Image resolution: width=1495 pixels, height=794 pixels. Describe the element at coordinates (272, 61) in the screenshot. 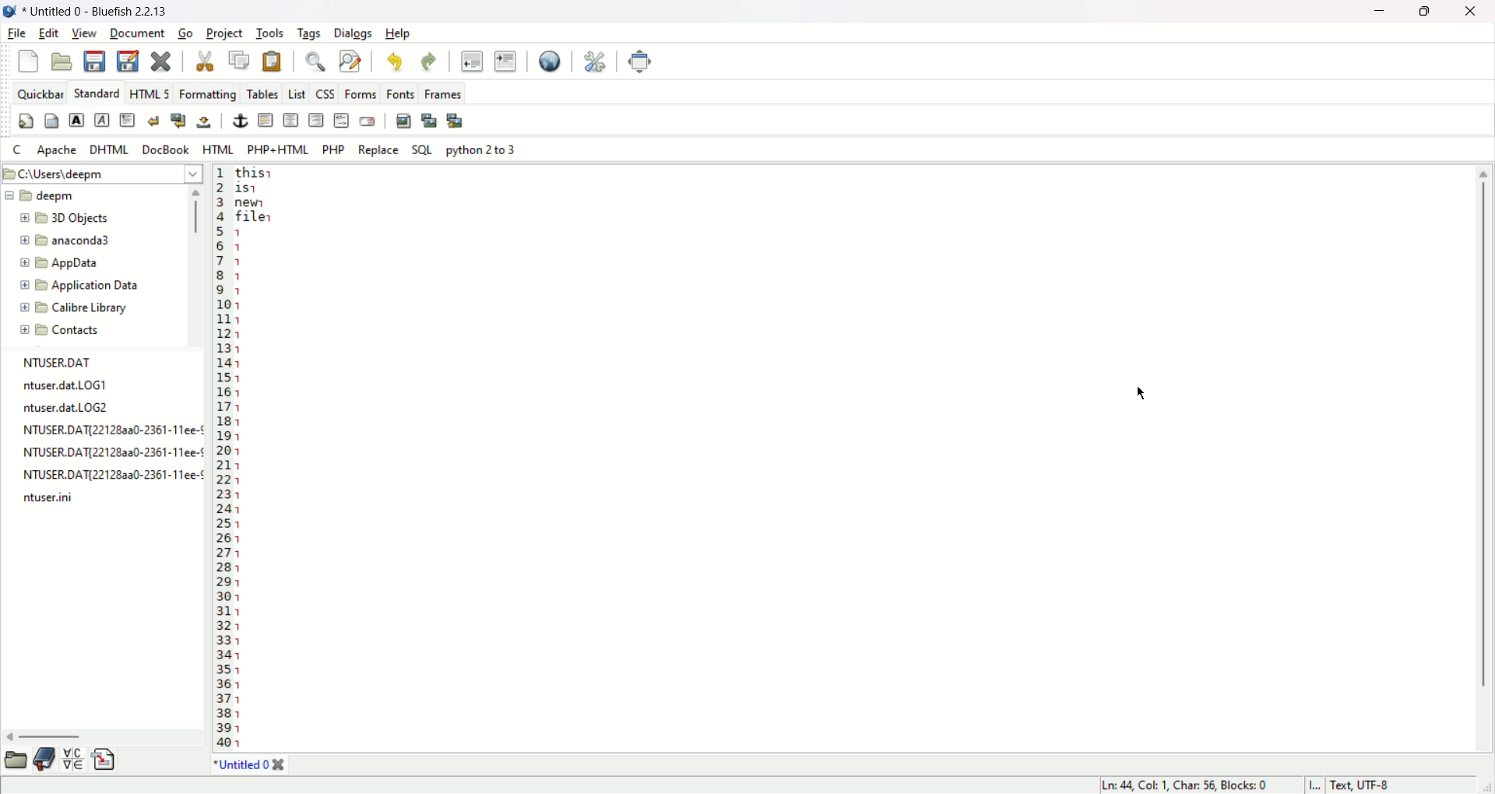

I see `paste` at that location.